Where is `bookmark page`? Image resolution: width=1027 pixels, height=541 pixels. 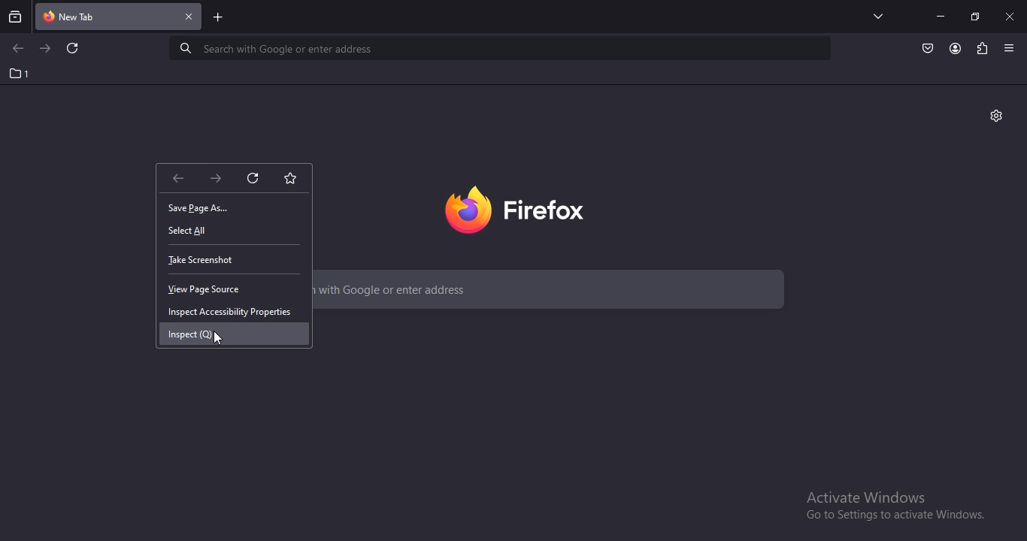 bookmark page is located at coordinates (292, 177).